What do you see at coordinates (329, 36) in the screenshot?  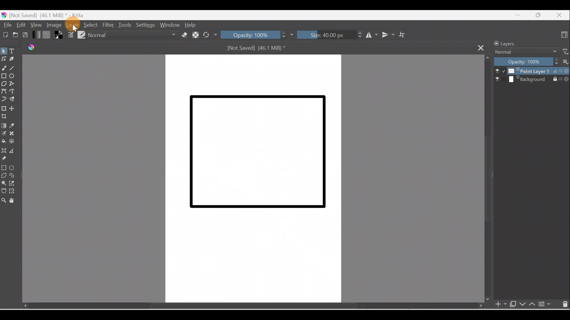 I see `Size:40:00px` at bounding box center [329, 36].